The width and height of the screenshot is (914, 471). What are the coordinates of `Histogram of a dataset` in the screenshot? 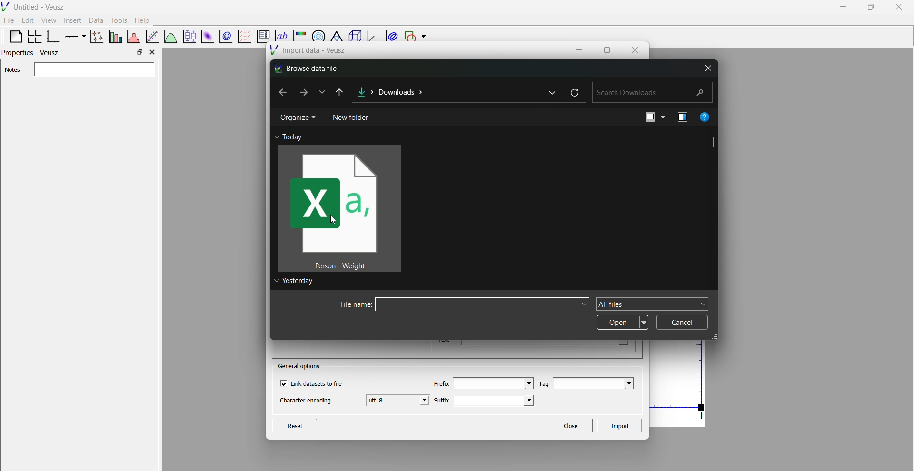 It's located at (133, 36).